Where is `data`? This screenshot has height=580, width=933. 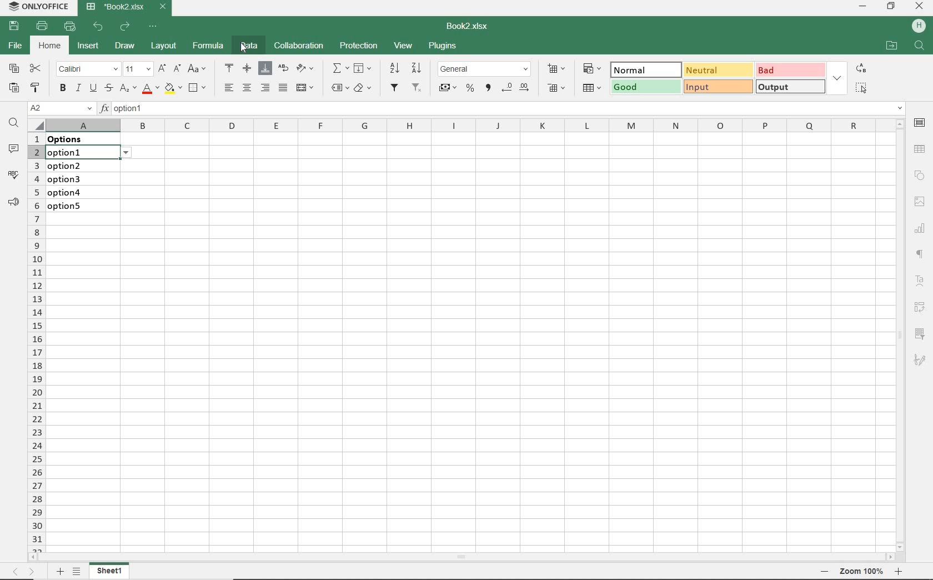
data is located at coordinates (67, 139).